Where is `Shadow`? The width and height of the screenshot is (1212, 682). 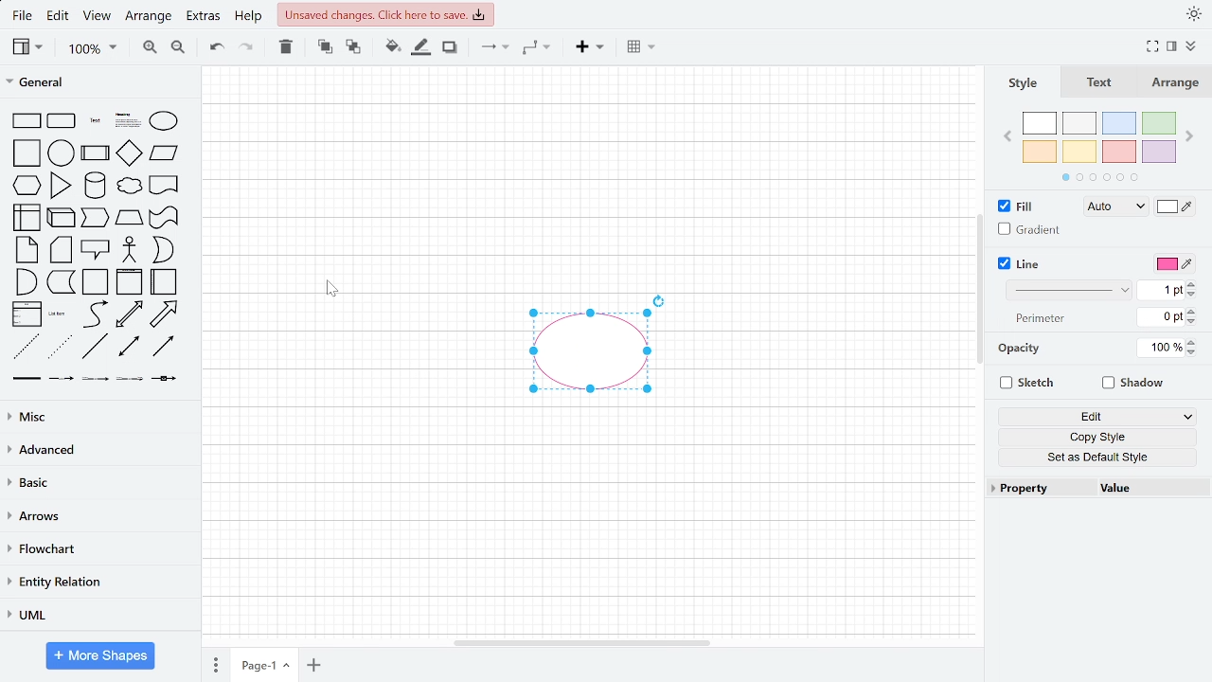 Shadow is located at coordinates (1131, 384).